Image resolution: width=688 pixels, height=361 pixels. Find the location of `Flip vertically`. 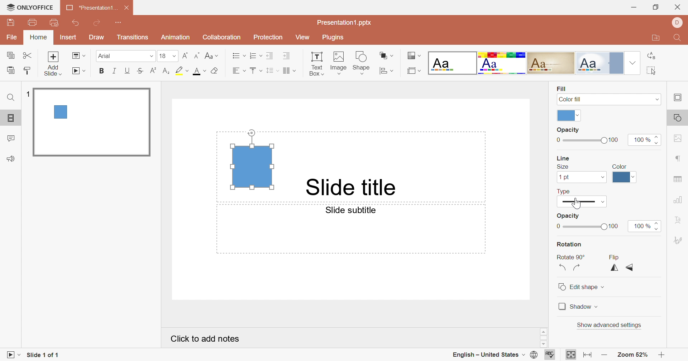

Flip vertically is located at coordinates (630, 268).